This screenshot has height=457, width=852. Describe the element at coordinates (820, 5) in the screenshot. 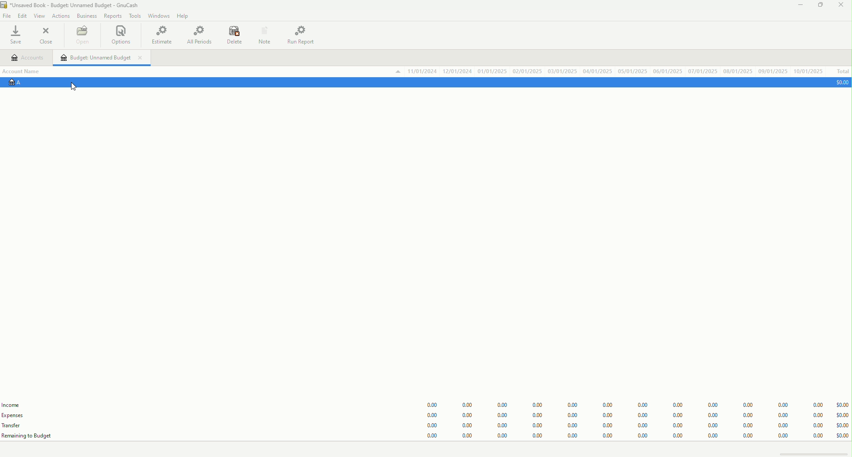

I see `Restore` at that location.